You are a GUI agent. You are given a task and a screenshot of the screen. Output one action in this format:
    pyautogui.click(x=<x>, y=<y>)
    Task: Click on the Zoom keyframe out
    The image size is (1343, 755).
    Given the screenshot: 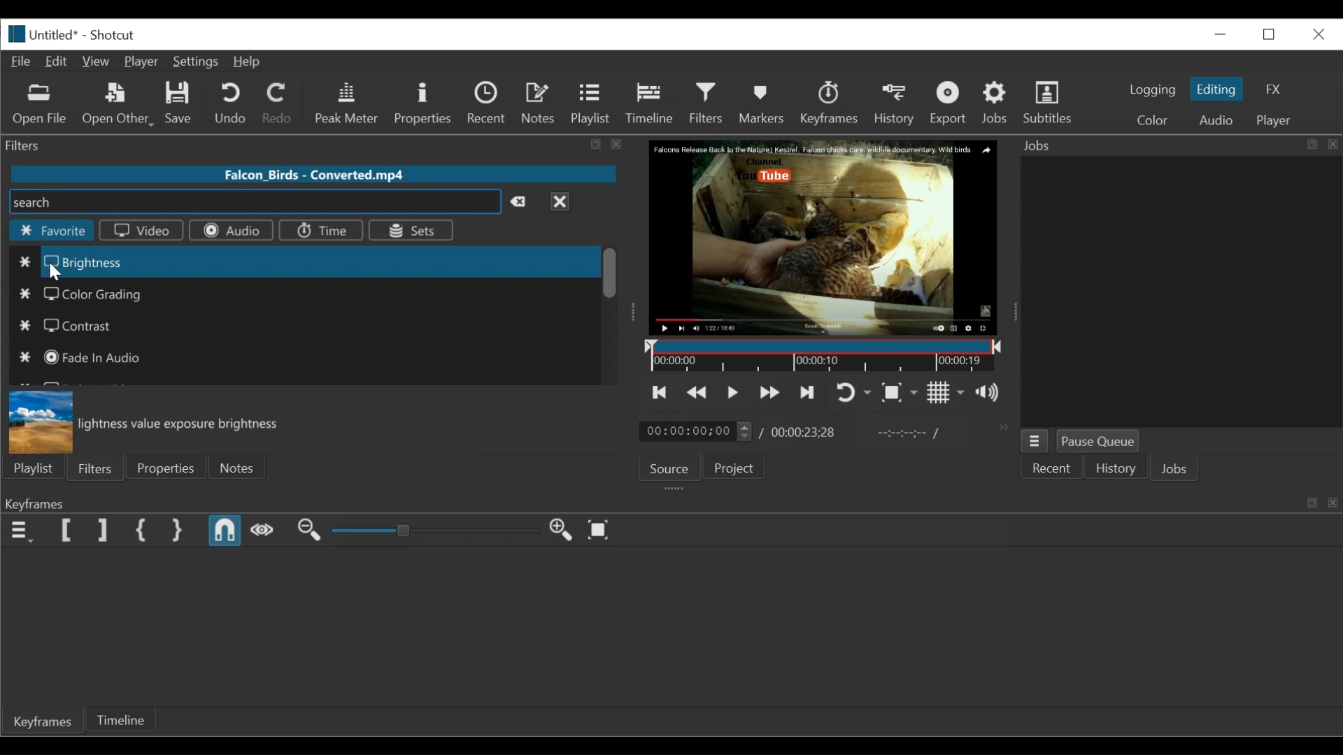 What is the action you would take?
    pyautogui.click(x=309, y=531)
    